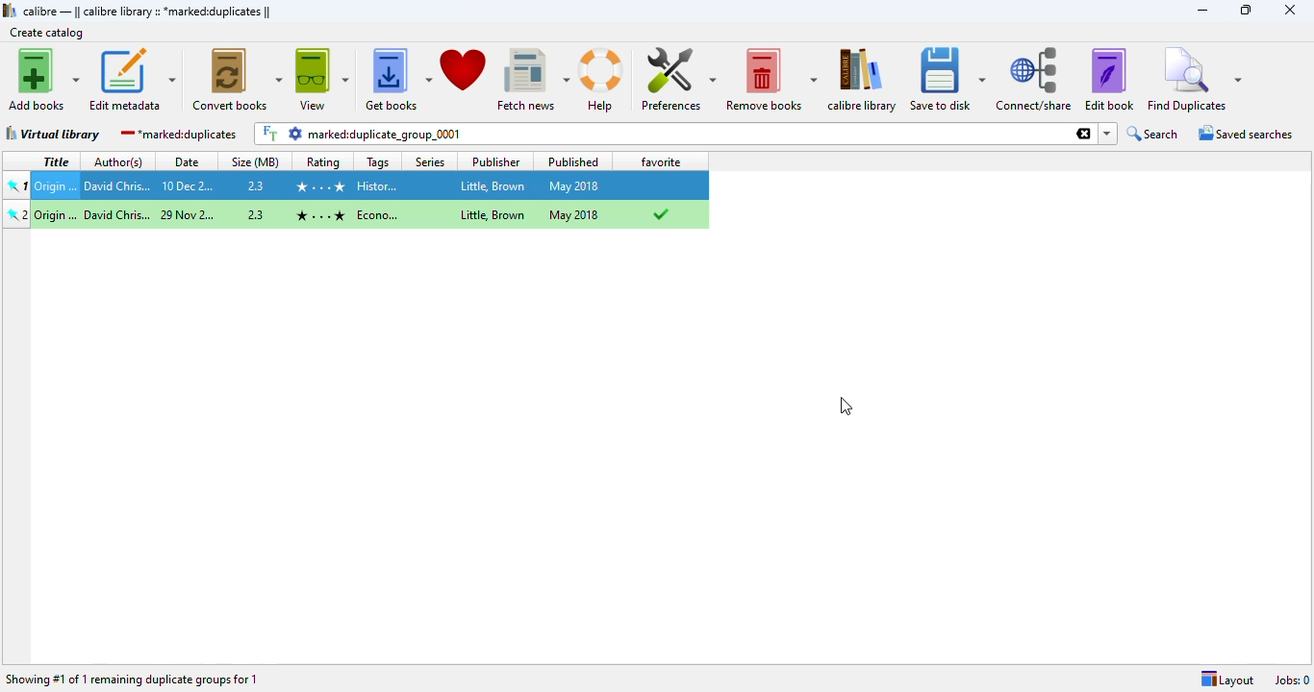 Image resolution: width=1314 pixels, height=692 pixels. Describe the element at coordinates (1233, 677) in the screenshot. I see `Layout` at that location.